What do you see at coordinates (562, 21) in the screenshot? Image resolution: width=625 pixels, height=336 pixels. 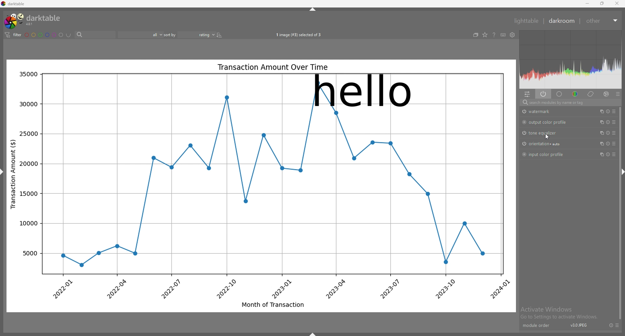 I see `darkroom` at bounding box center [562, 21].